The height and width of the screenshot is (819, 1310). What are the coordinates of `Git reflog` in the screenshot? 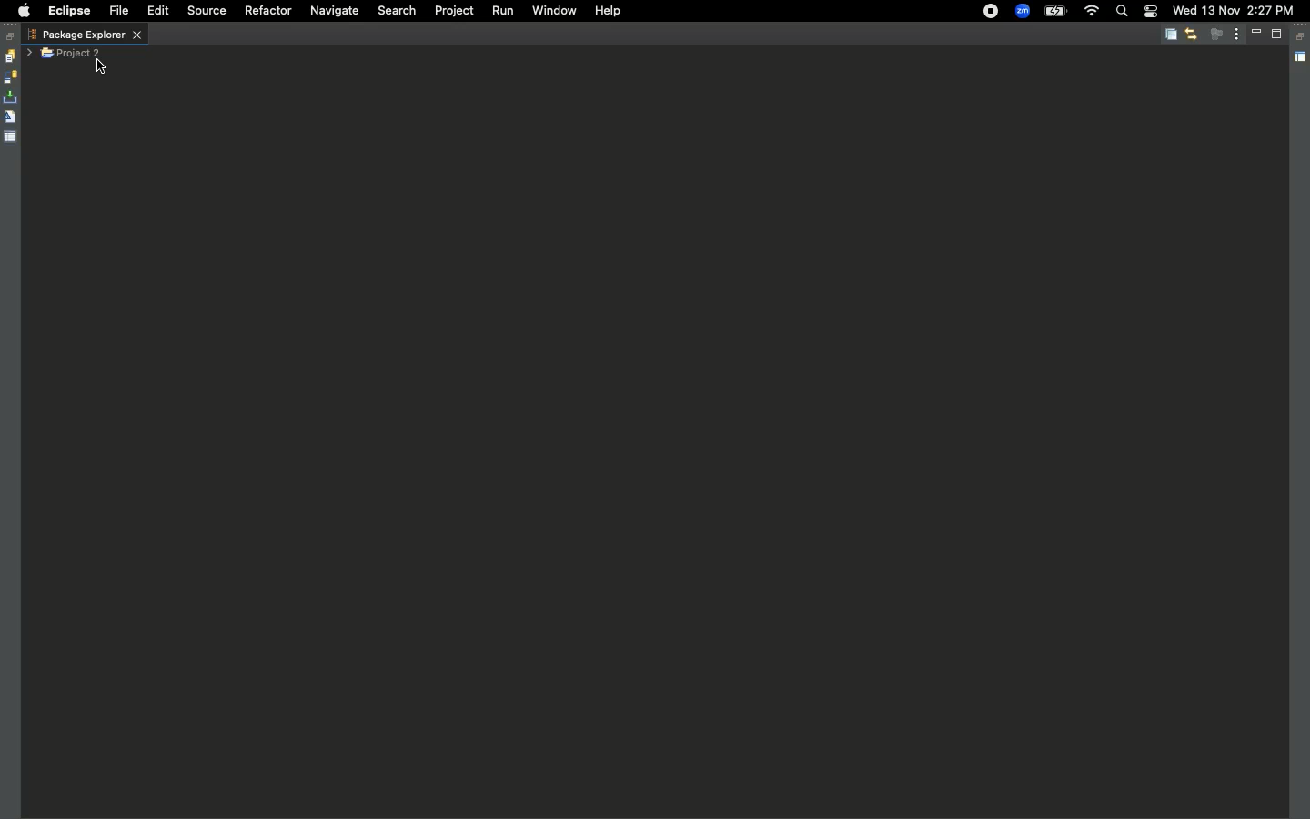 It's located at (10, 118).